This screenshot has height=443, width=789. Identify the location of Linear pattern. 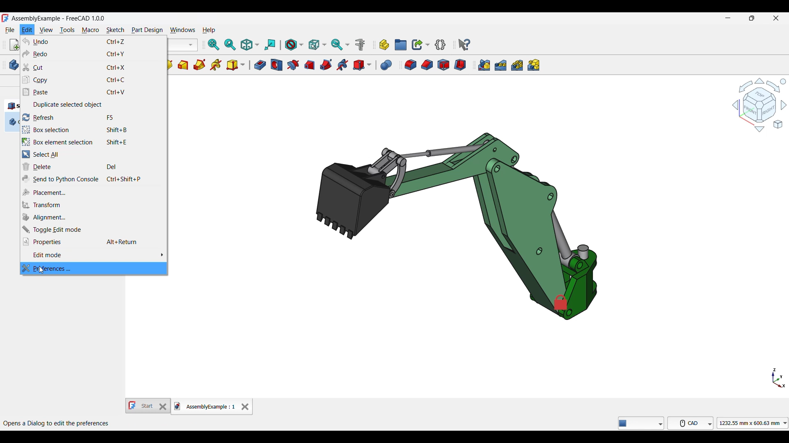
(501, 65).